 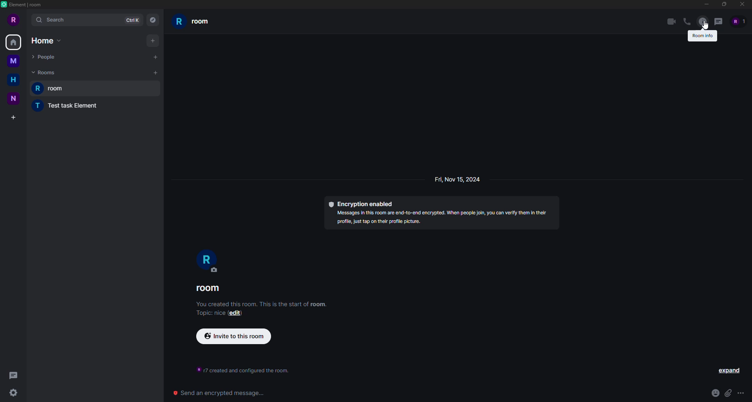 I want to click on attachment, so click(x=728, y=393).